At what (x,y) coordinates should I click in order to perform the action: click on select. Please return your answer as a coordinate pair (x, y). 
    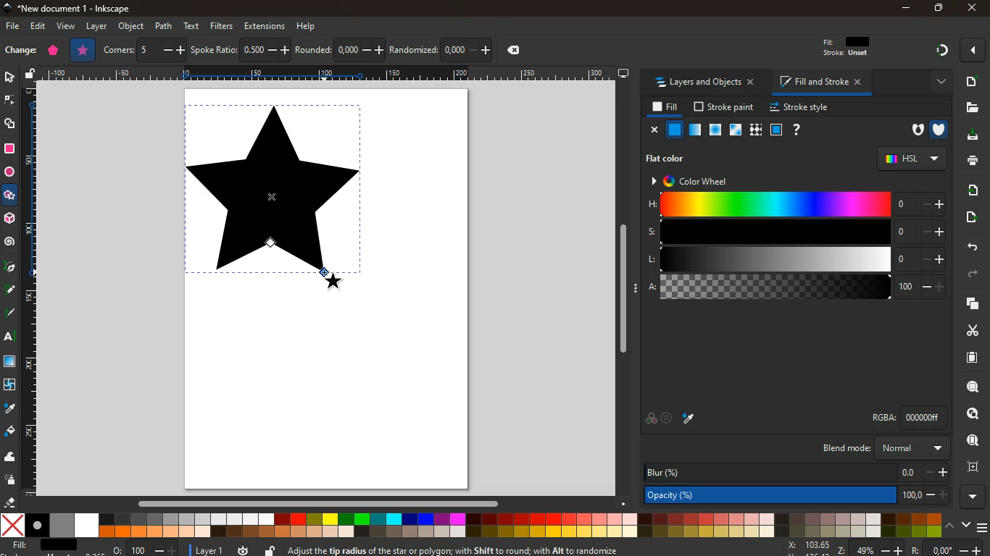
    Looking at the image, I should click on (11, 79).